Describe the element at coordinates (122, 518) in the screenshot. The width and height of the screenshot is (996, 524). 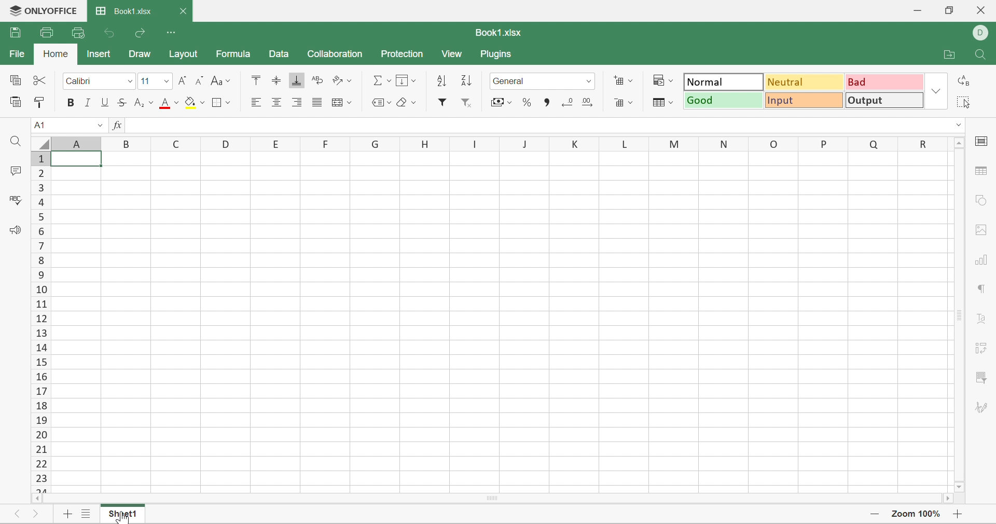
I see `Cursor` at that location.